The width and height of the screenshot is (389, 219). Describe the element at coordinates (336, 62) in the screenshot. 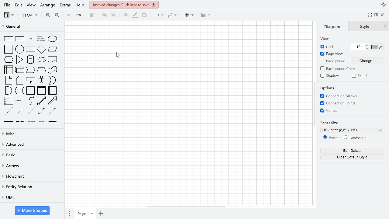

I see `background` at that location.